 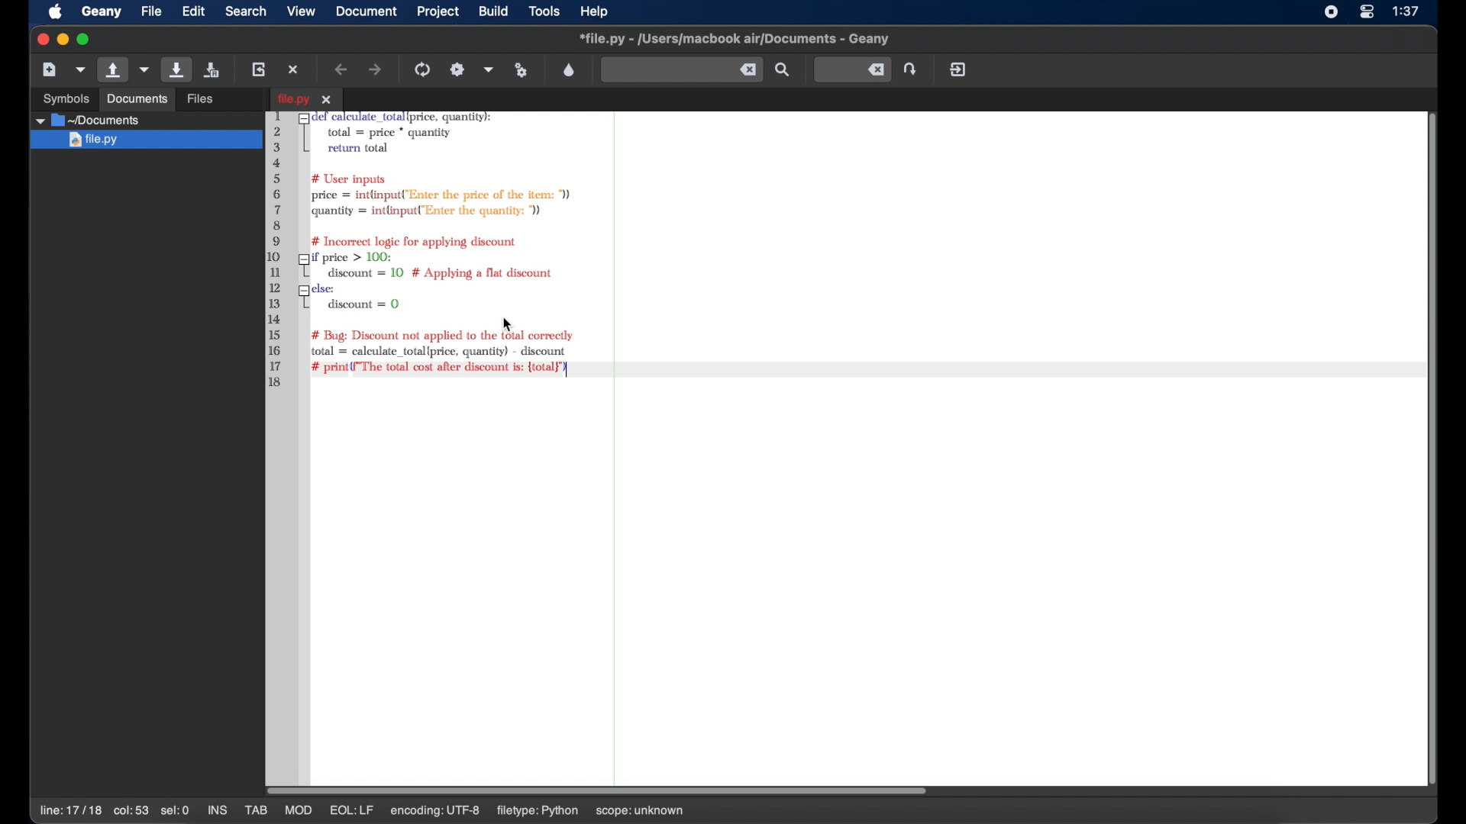 I want to click on jump to the entered line number, so click(x=851, y=69).